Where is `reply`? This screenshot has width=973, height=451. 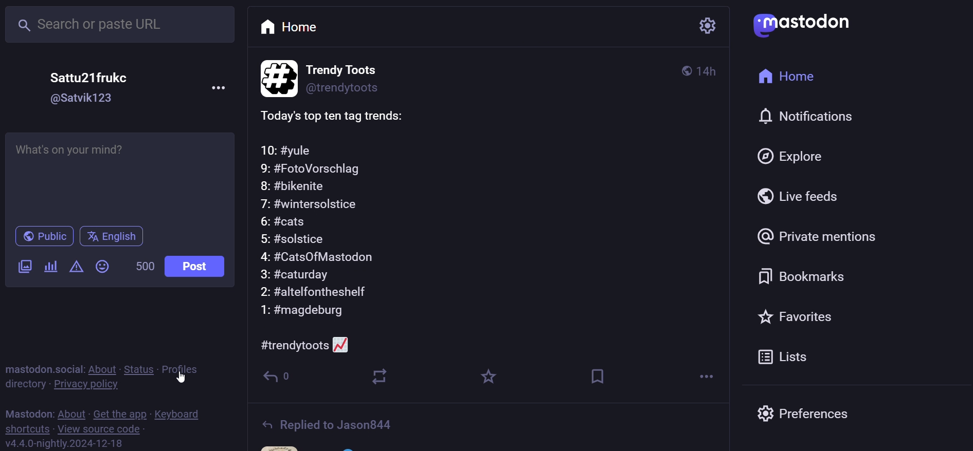 reply is located at coordinates (277, 379).